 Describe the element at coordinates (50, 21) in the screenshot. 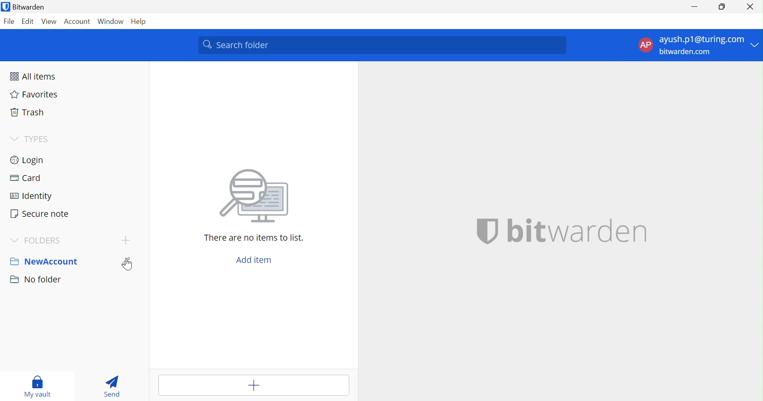

I see `View` at that location.